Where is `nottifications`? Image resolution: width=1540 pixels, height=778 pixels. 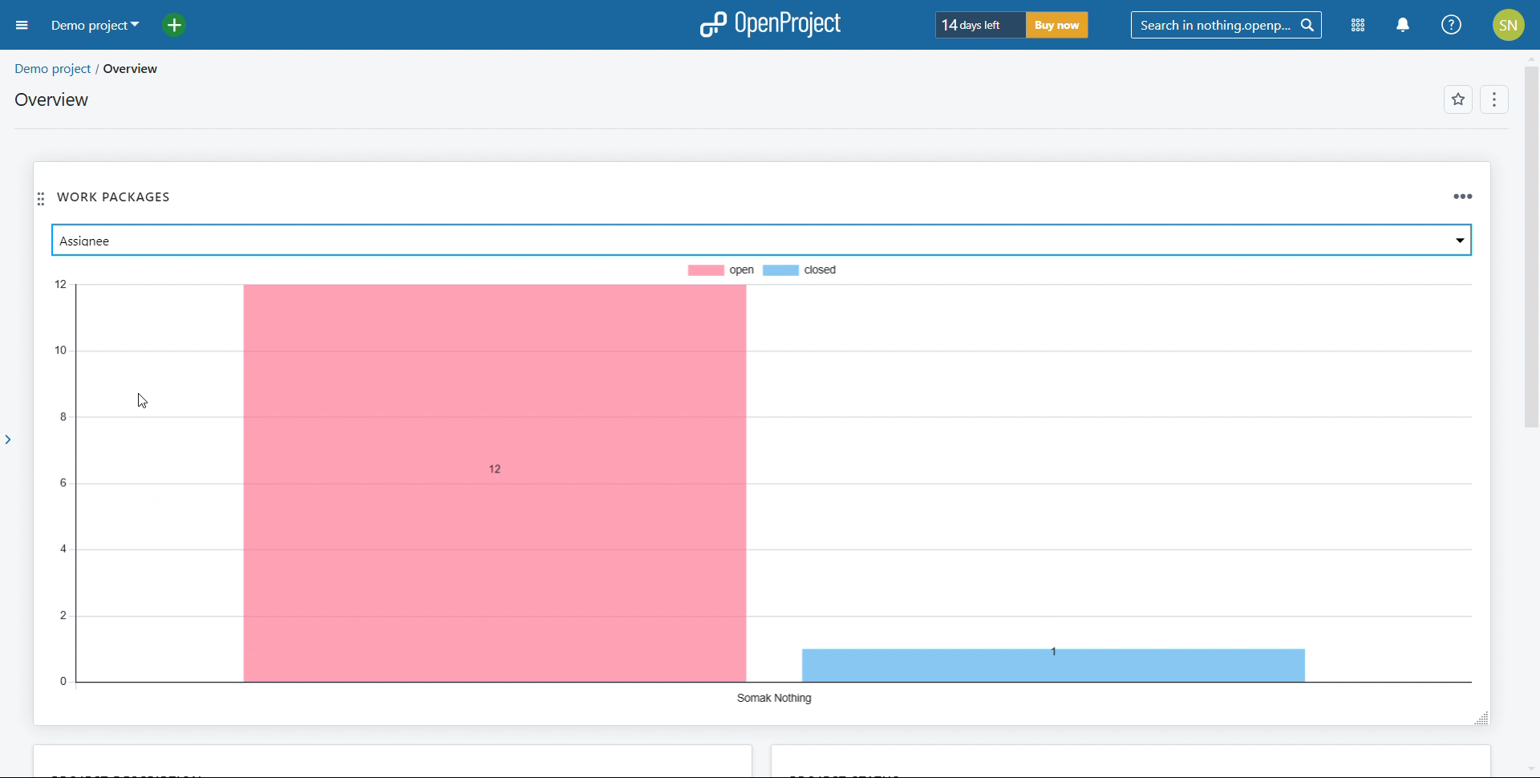 nottifications is located at coordinates (1404, 26).